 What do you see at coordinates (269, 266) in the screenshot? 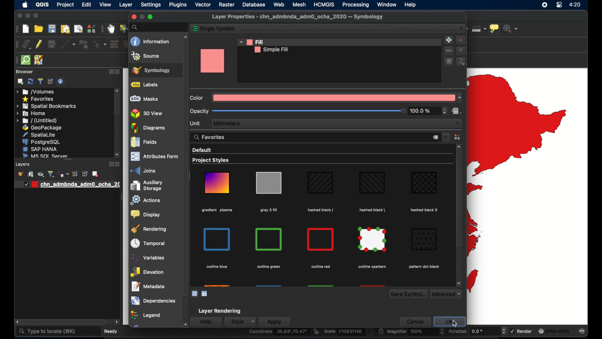
I see `outline green` at bounding box center [269, 266].